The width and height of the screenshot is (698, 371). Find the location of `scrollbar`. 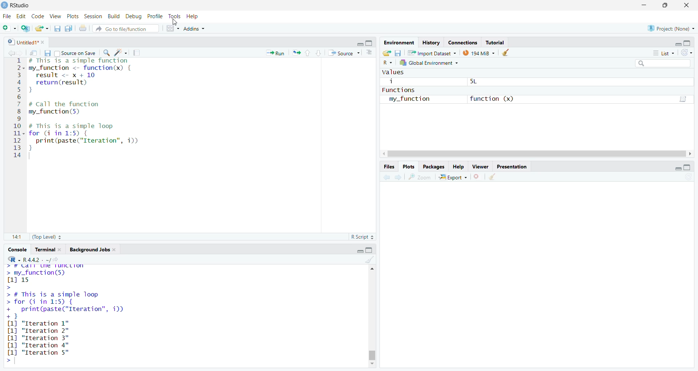

scrollbar is located at coordinates (372, 318).